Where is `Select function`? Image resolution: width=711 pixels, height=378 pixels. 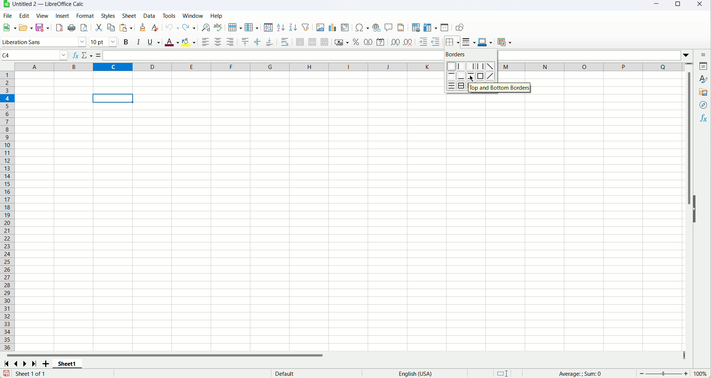 Select function is located at coordinates (88, 56).